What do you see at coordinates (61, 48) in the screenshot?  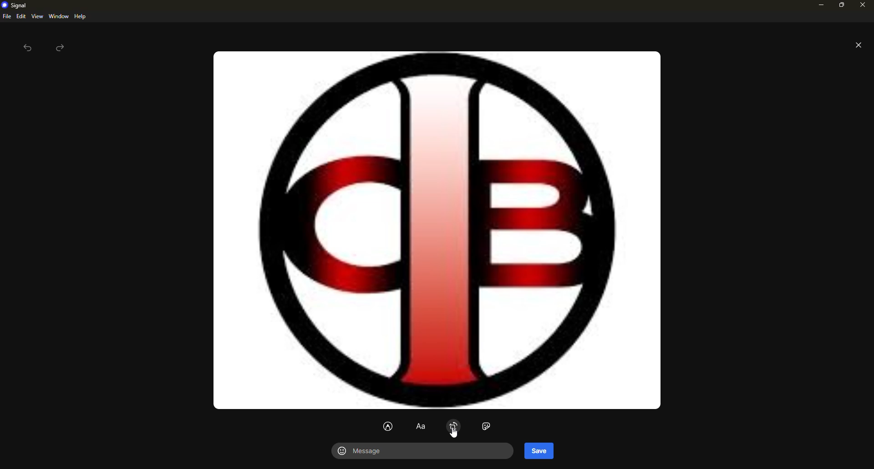 I see `forward` at bounding box center [61, 48].